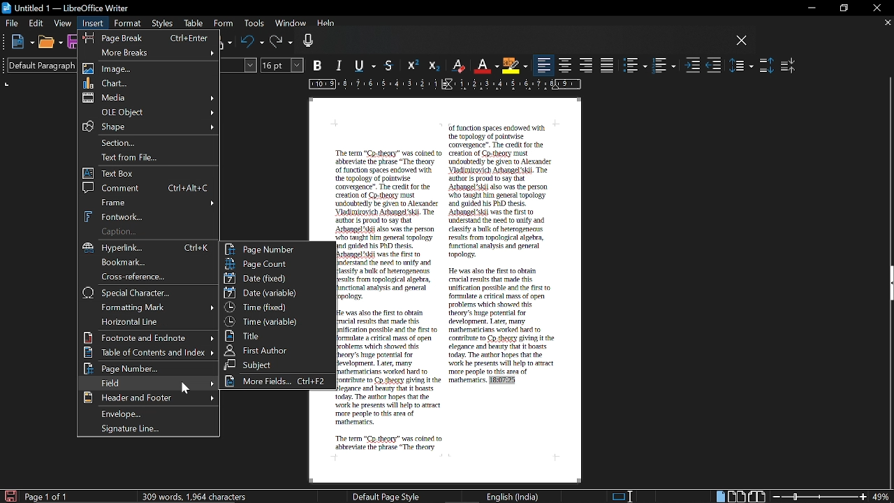 This screenshot has width=894, height=503. I want to click on Caption, so click(147, 232).